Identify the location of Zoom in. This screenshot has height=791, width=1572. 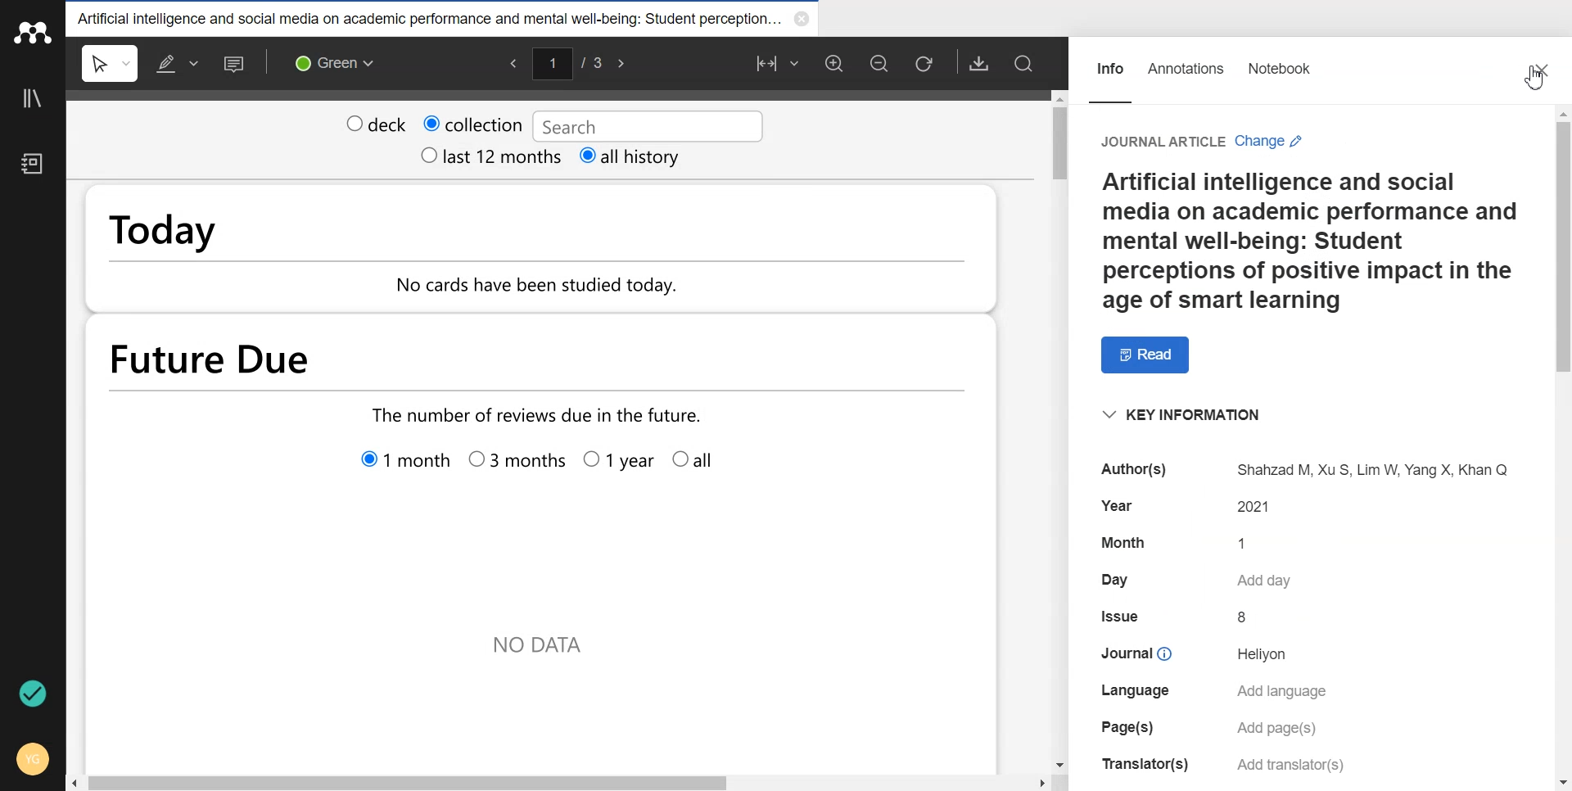
(833, 64).